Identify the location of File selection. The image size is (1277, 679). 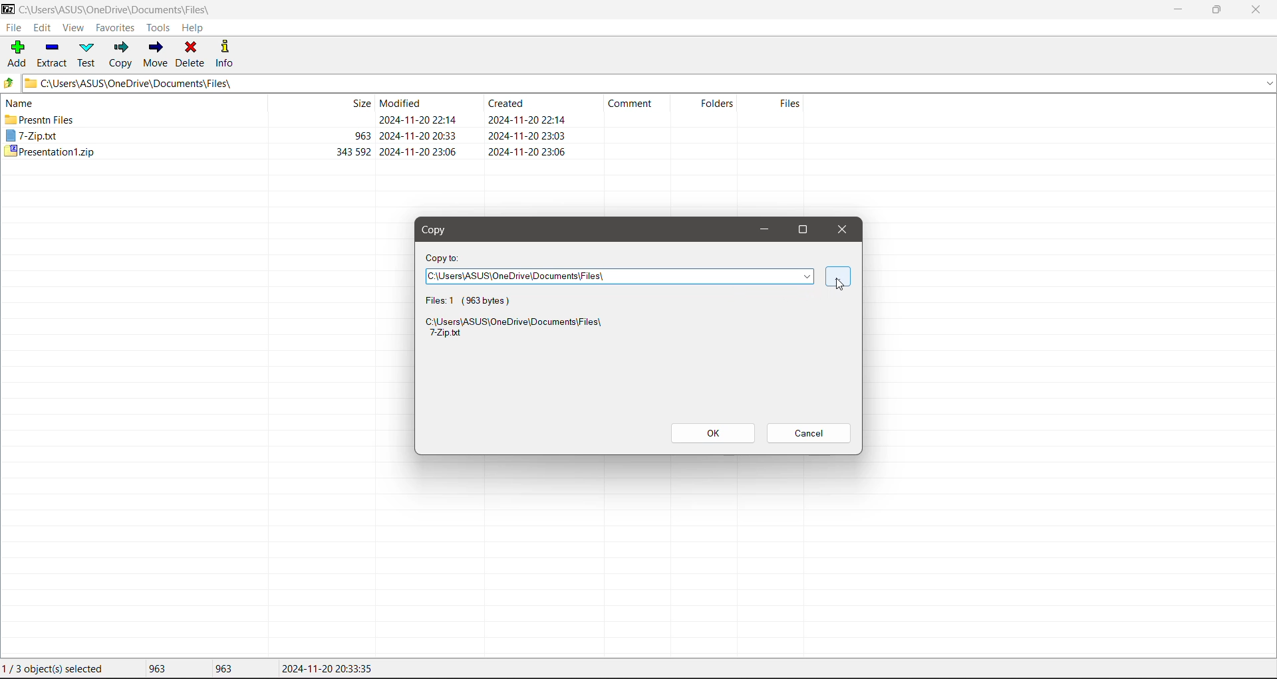
(478, 300).